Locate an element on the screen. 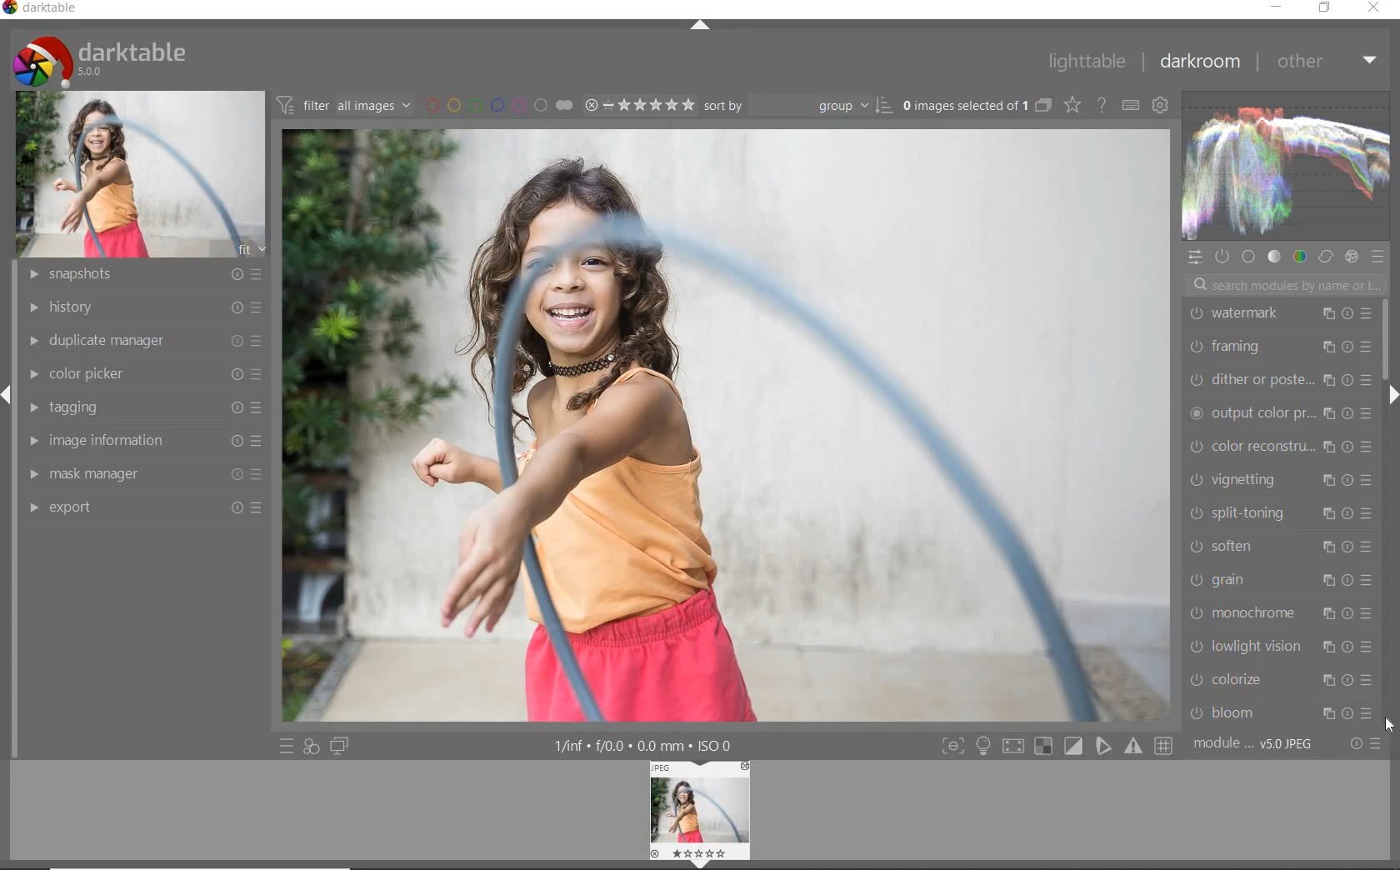  scrollbar is located at coordinates (1384, 339).